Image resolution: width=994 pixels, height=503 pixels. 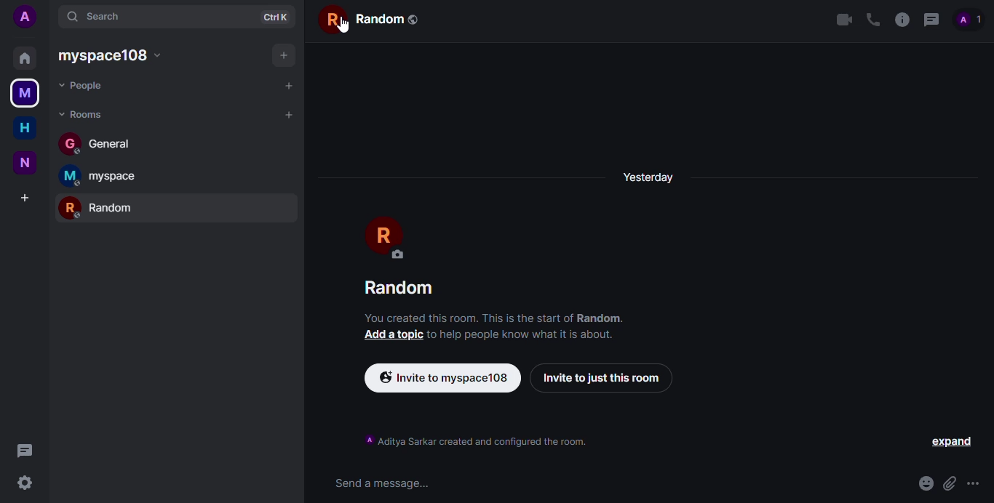 What do you see at coordinates (82, 113) in the screenshot?
I see `rooms` at bounding box center [82, 113].